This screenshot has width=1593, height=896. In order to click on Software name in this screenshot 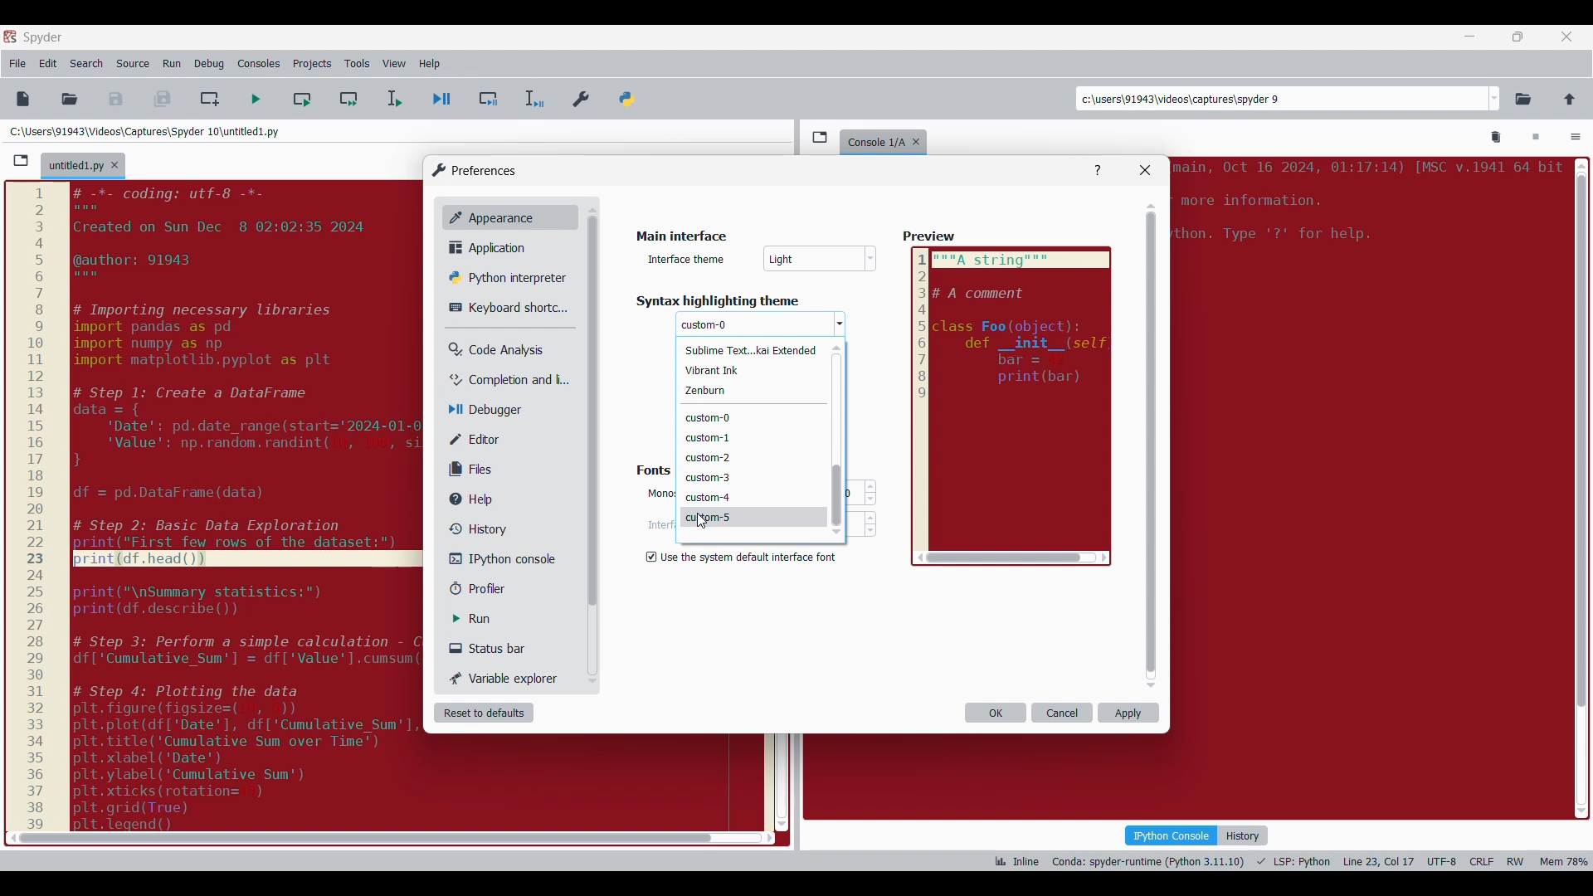, I will do `click(43, 37)`.